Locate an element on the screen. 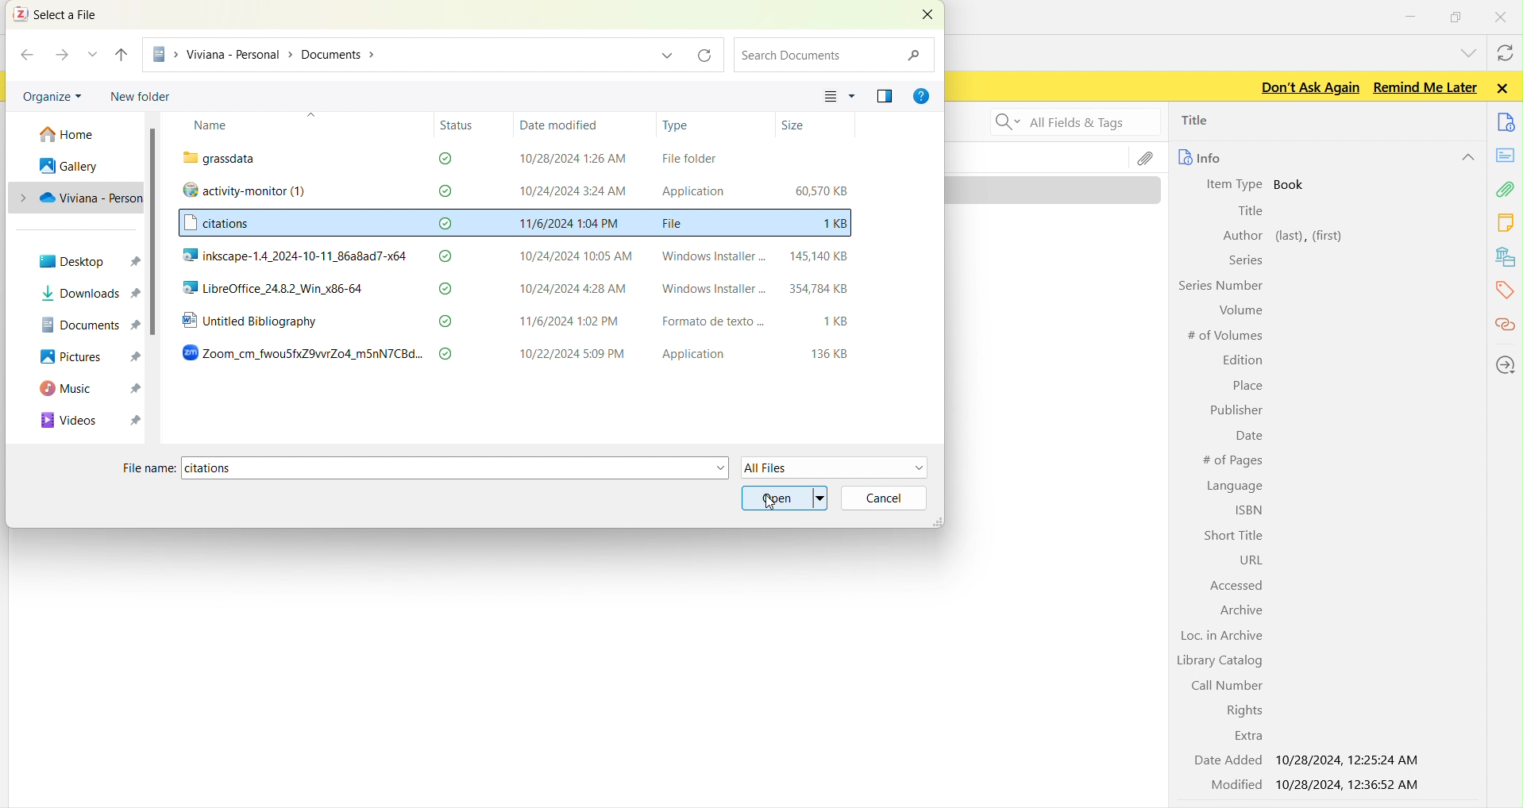  cancel is located at coordinates (893, 498).